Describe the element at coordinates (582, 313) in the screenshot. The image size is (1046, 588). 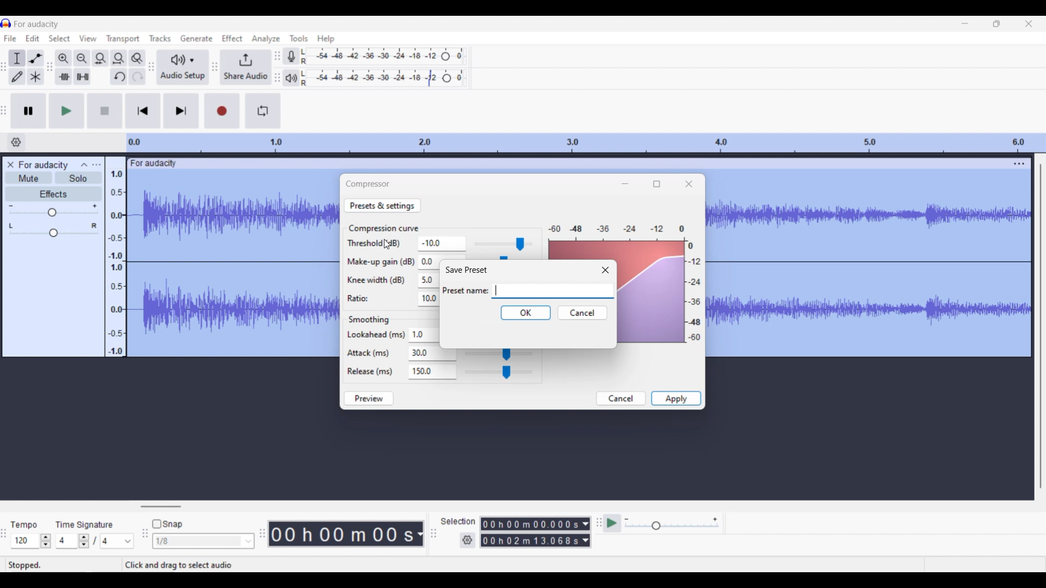
I see `Cancel` at that location.